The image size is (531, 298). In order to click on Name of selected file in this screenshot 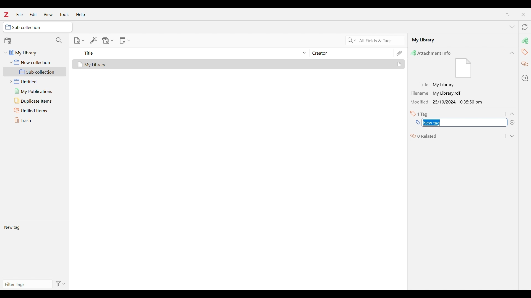, I will do `click(456, 40)`.